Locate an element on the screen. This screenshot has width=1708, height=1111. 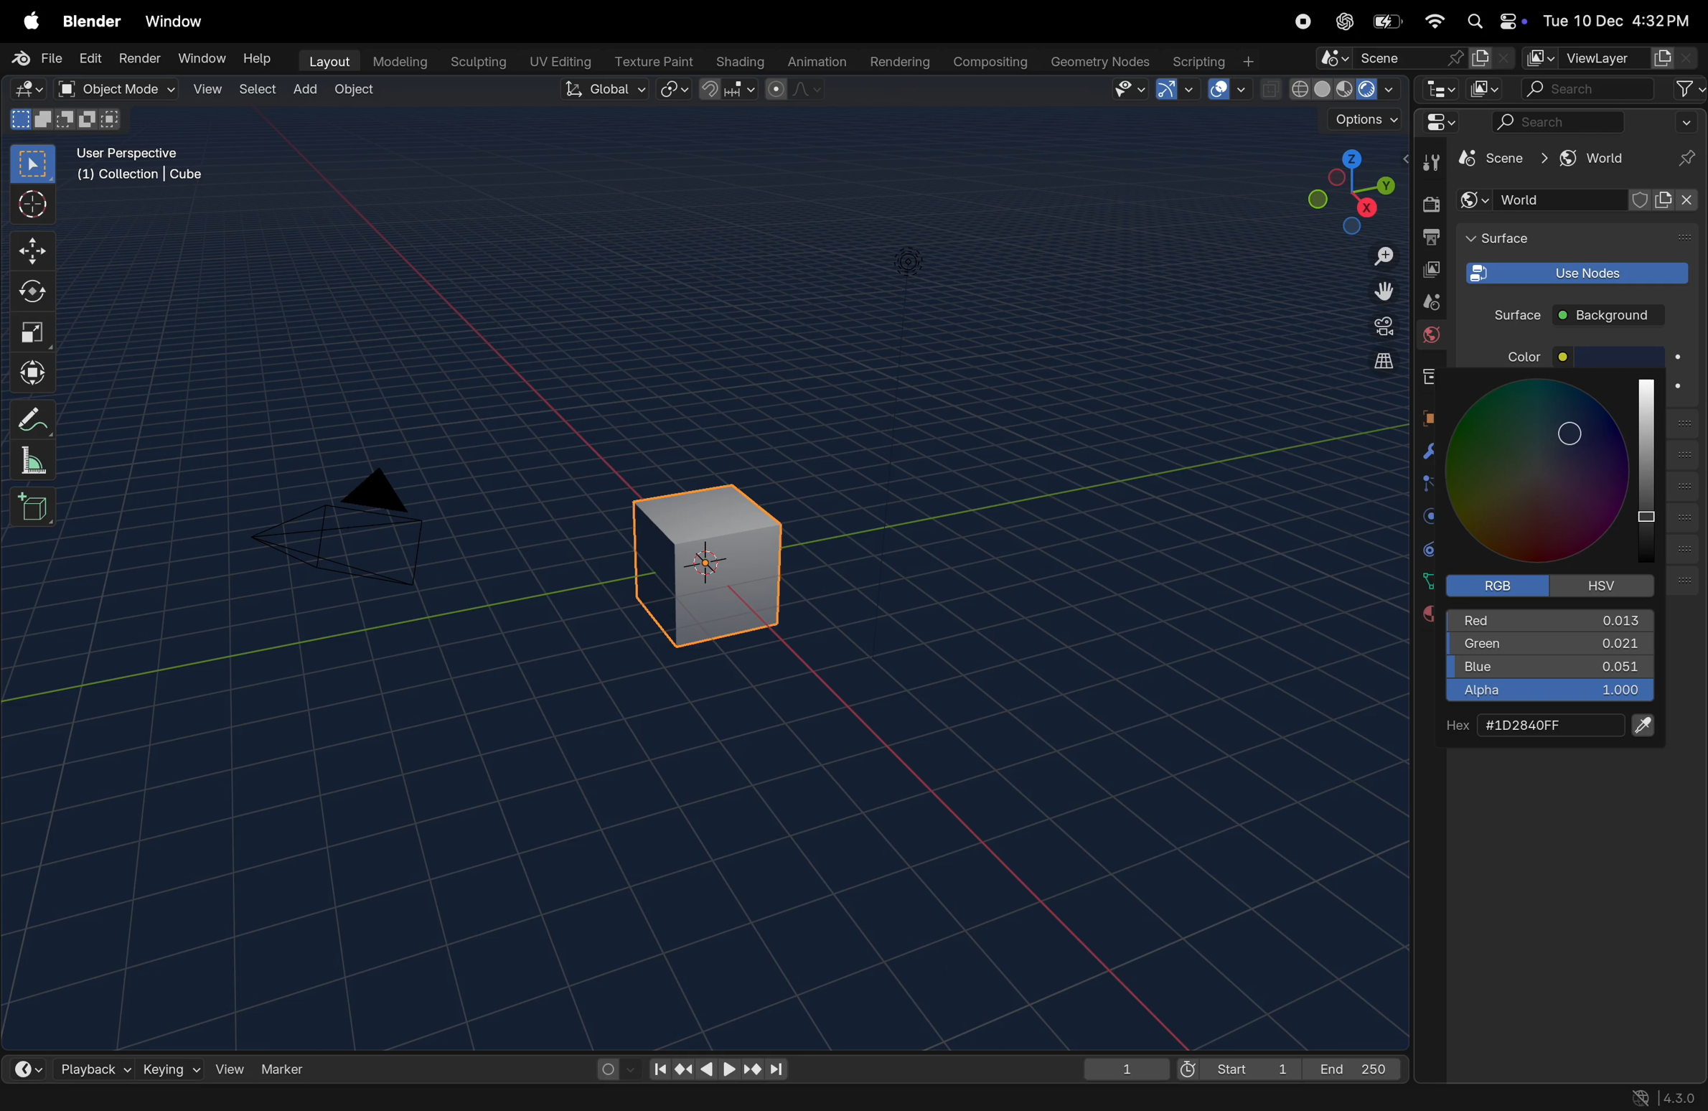
Window is located at coordinates (179, 20).